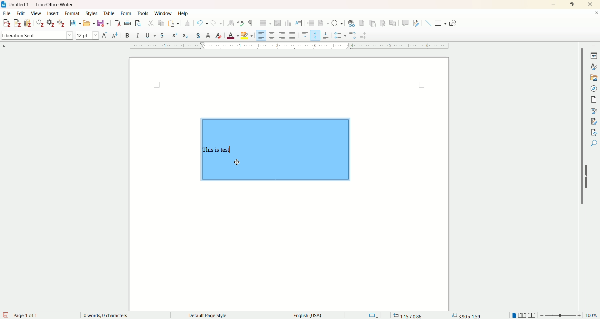 Image resolution: width=600 pixels, height=319 pixels. What do you see at coordinates (242, 23) in the screenshot?
I see `check spelling` at bounding box center [242, 23].